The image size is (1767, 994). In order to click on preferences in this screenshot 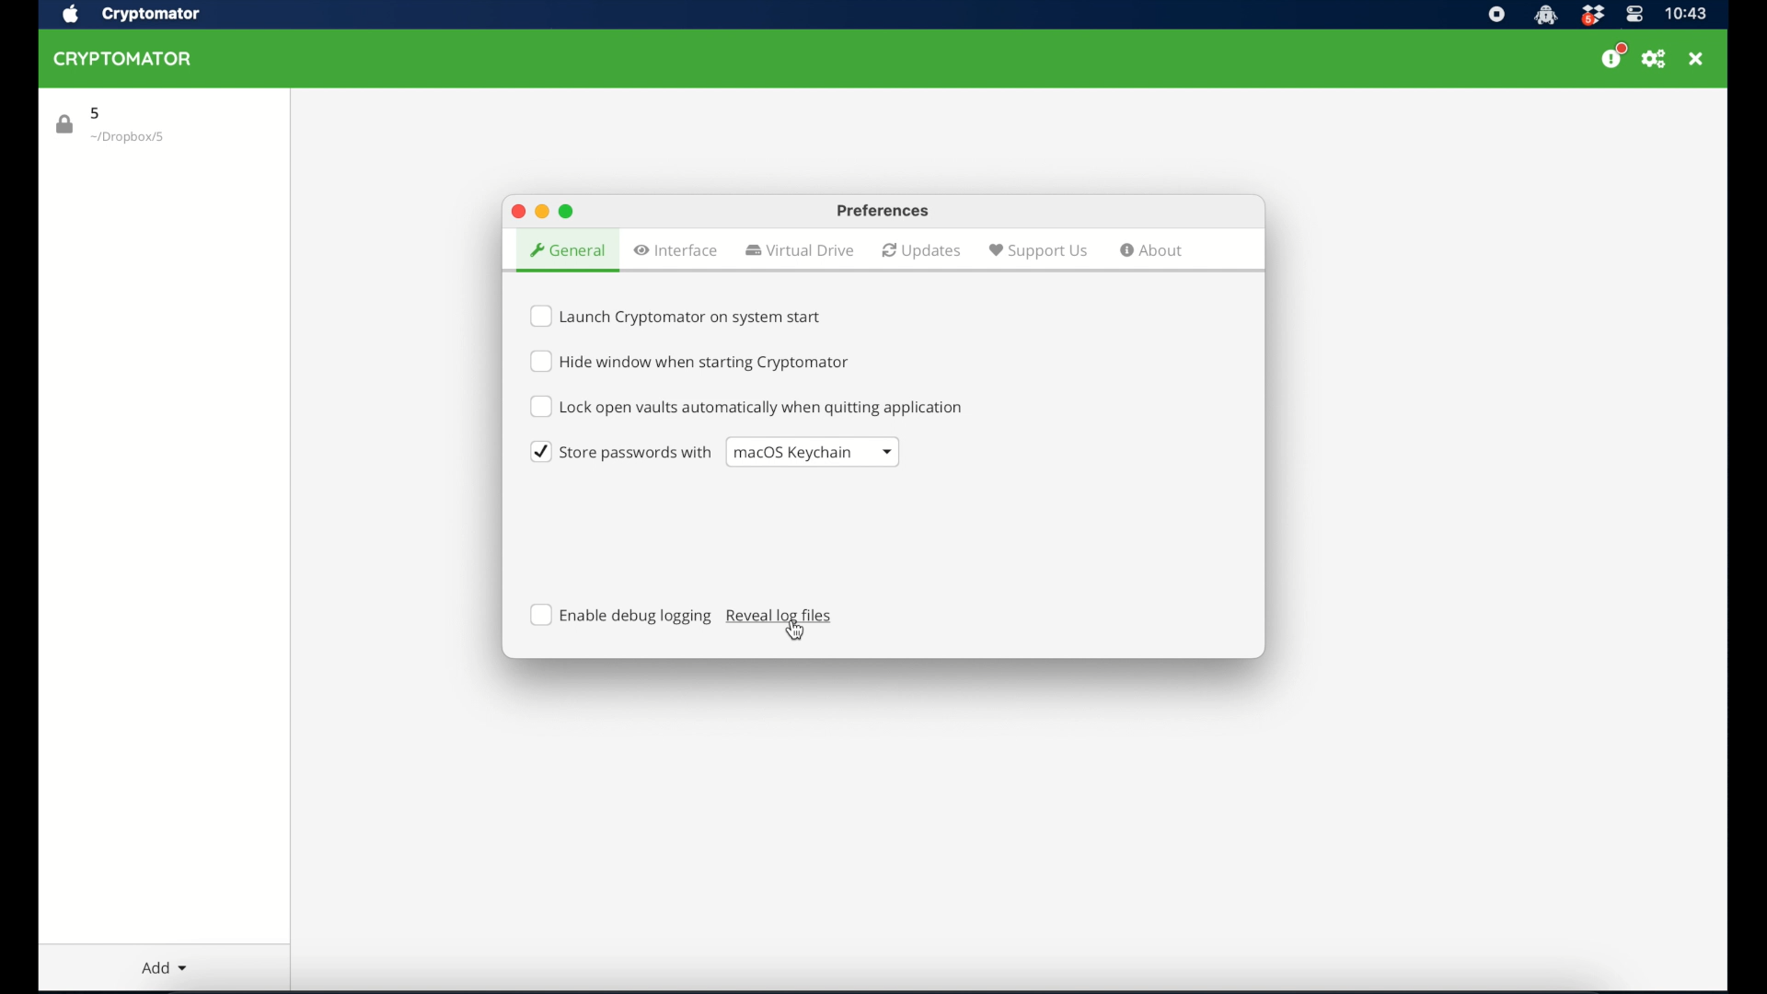, I will do `click(1654, 62)`.